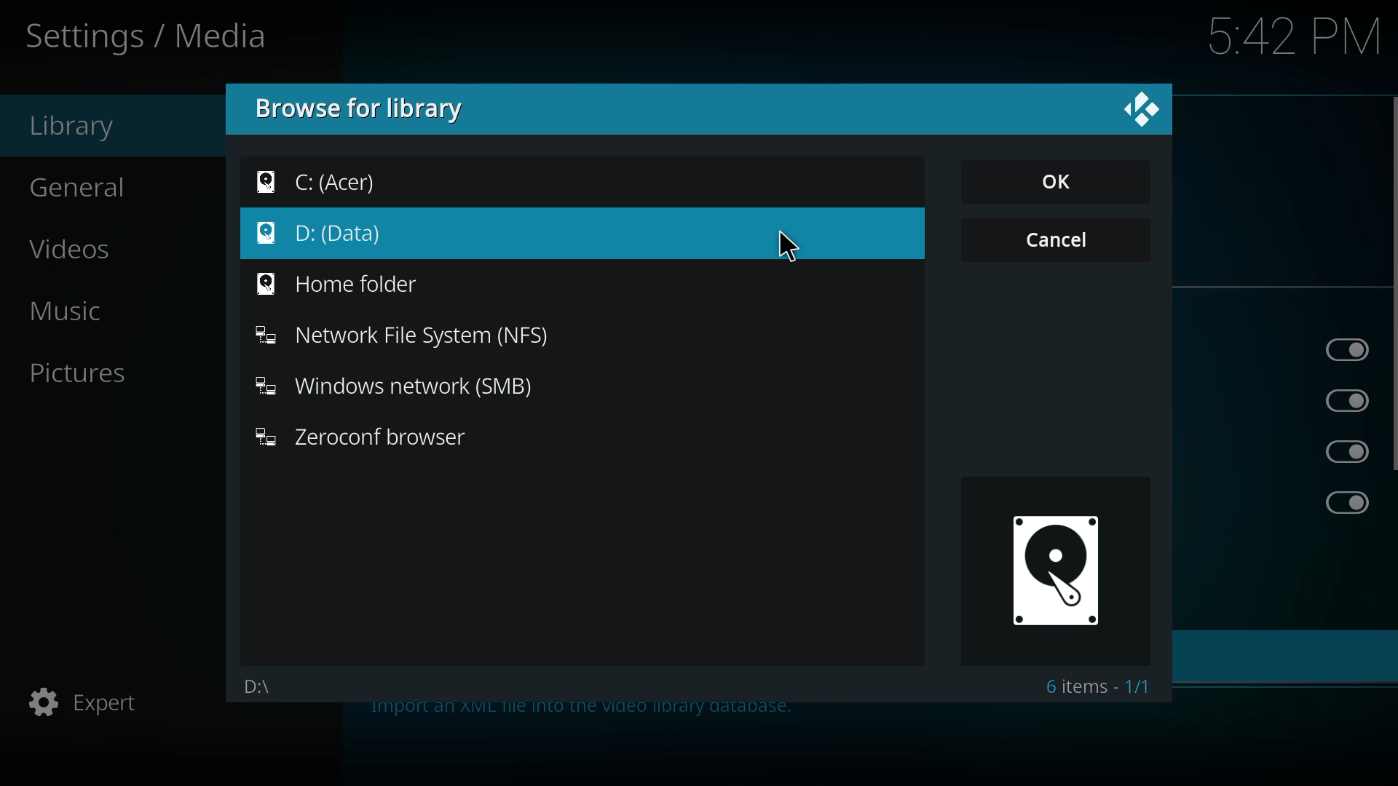  Describe the element at coordinates (1059, 180) in the screenshot. I see `ok` at that location.